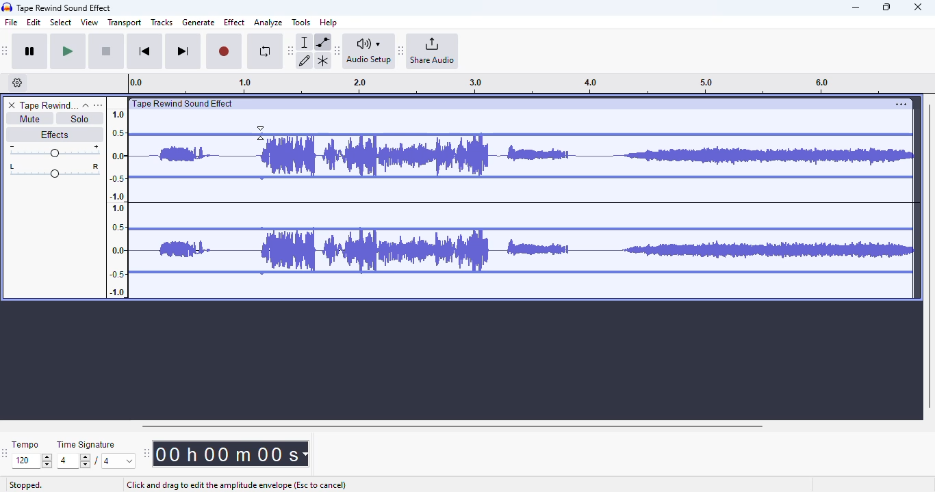 This screenshot has width=935, height=492. I want to click on help, so click(329, 22).